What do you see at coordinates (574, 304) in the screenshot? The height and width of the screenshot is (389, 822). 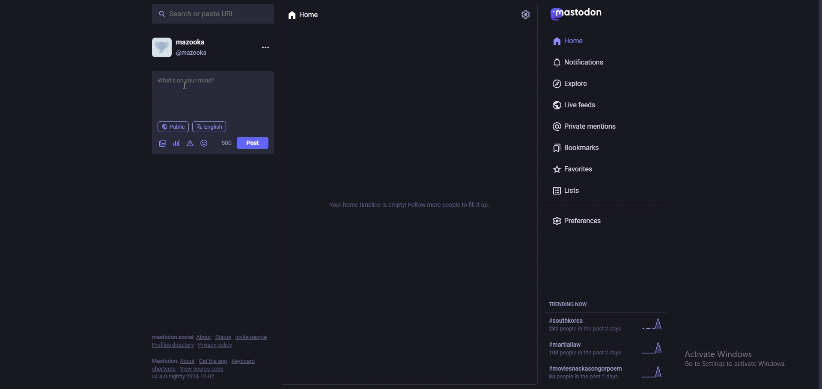 I see `trending now` at bounding box center [574, 304].